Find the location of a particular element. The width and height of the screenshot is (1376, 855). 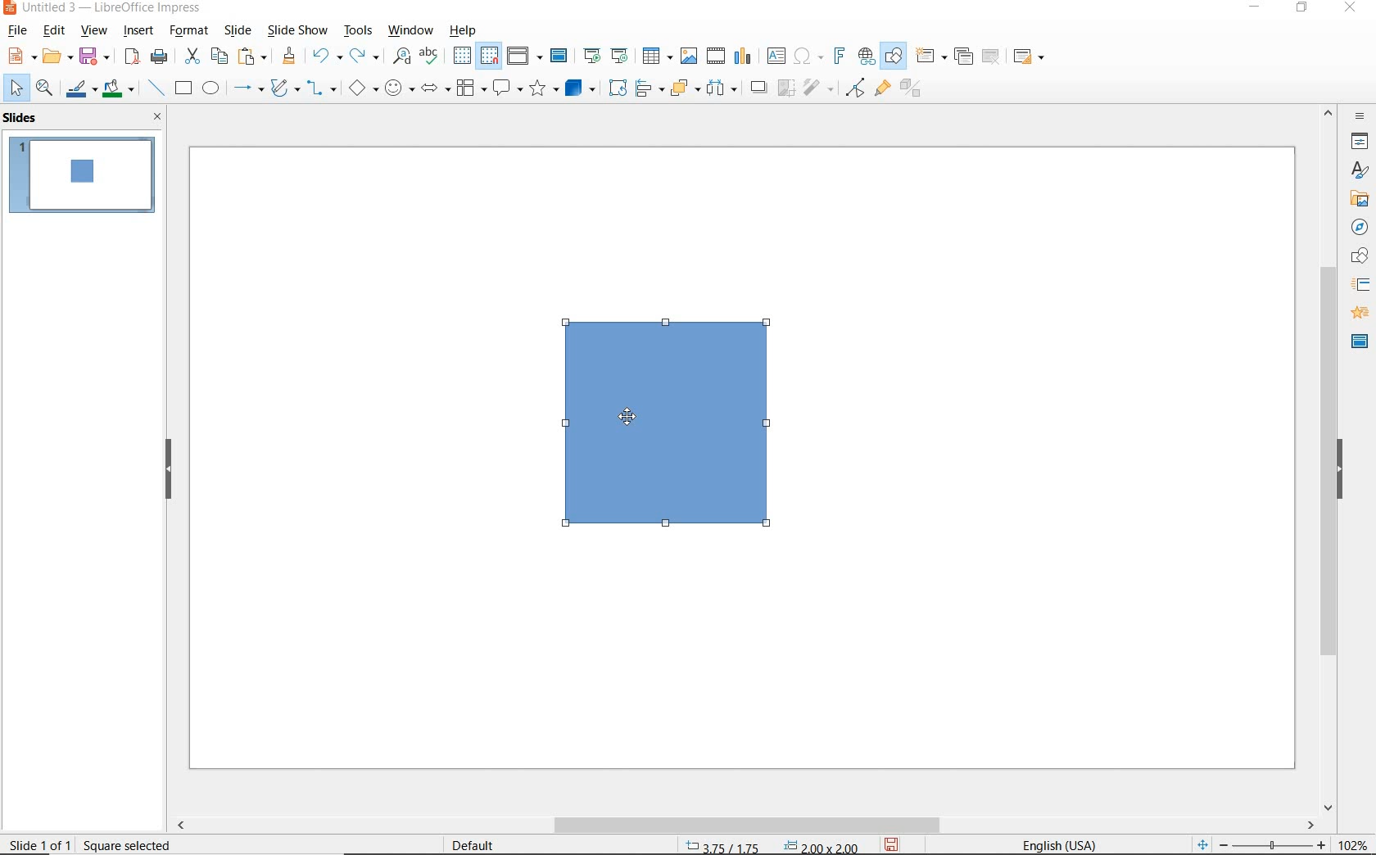

delete slide is located at coordinates (994, 57).